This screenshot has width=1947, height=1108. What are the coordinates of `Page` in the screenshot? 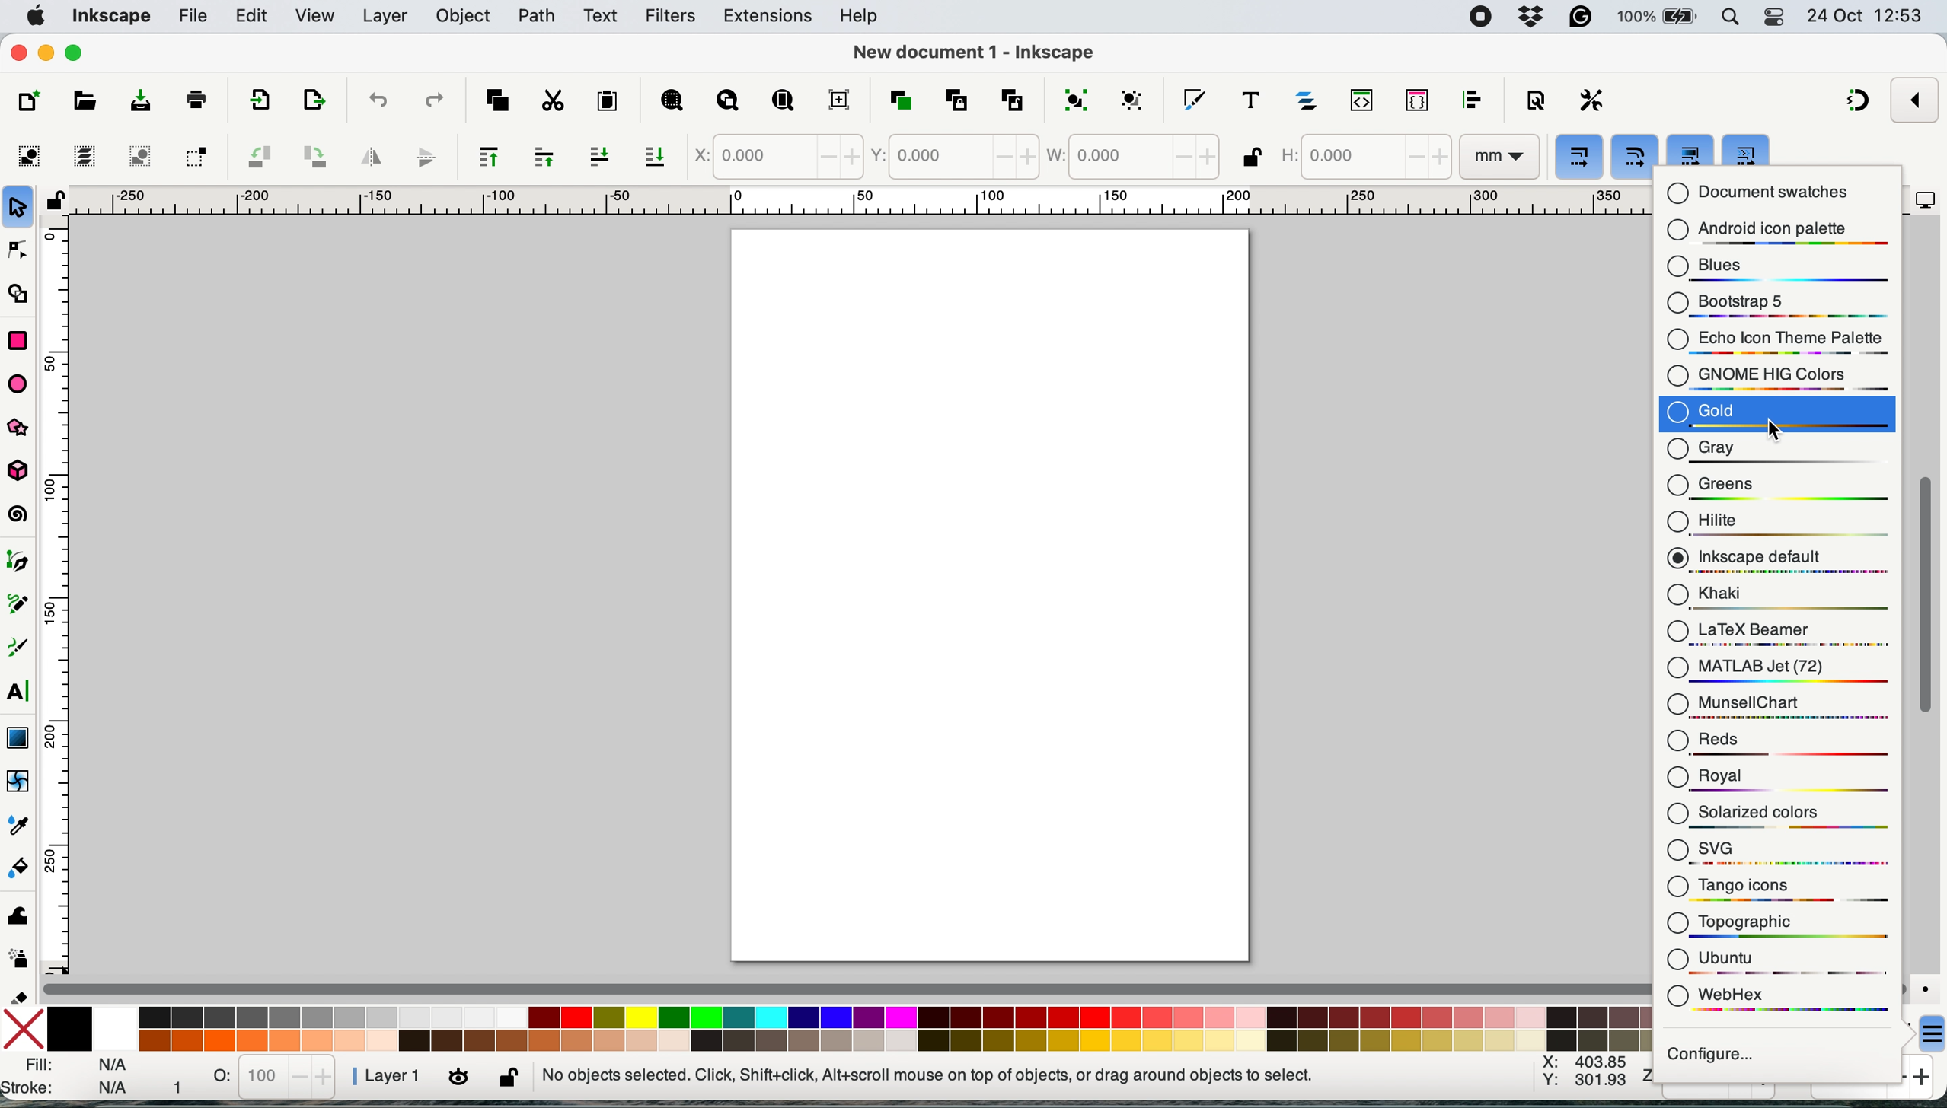 It's located at (993, 595).